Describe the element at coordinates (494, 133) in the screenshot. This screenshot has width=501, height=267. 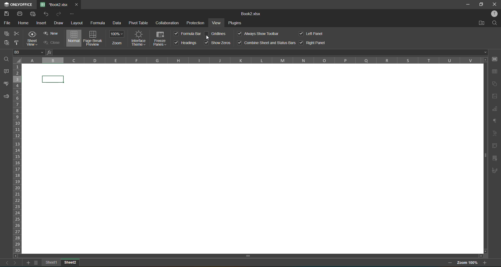
I see `text` at that location.